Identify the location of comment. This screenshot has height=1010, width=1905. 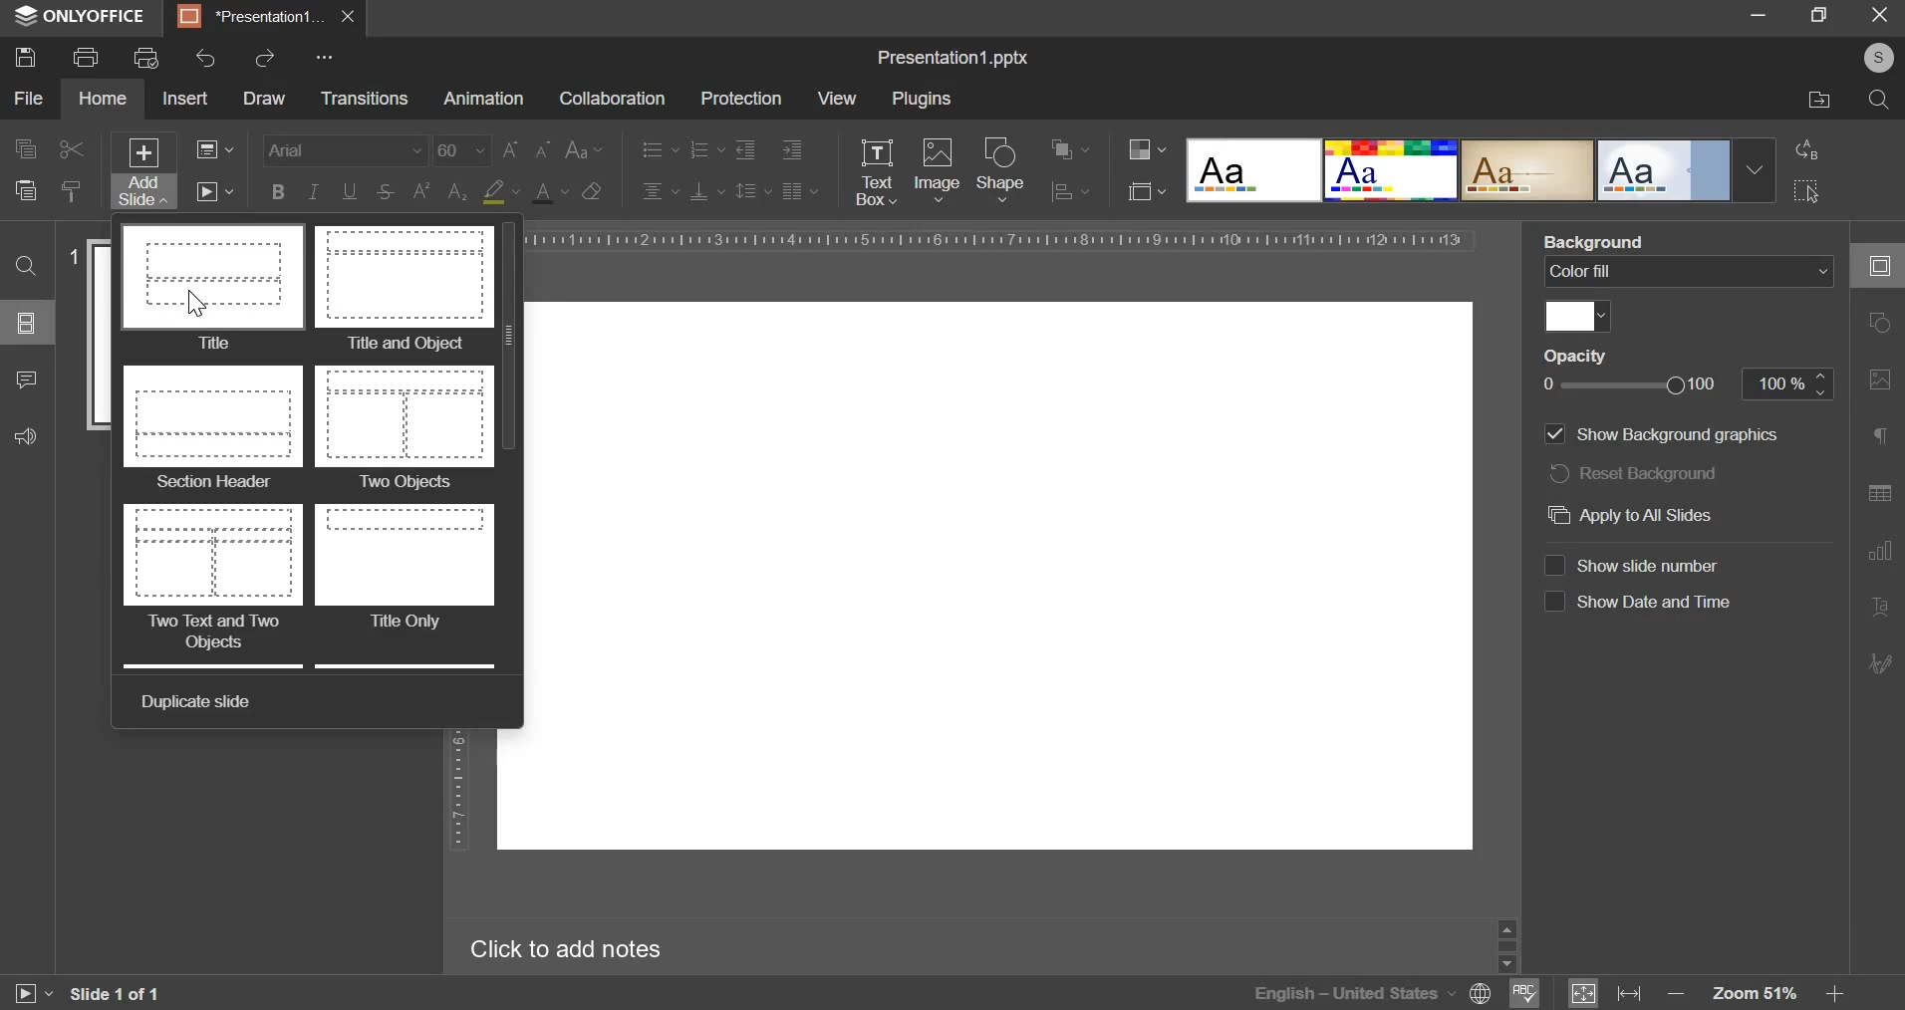
(25, 377).